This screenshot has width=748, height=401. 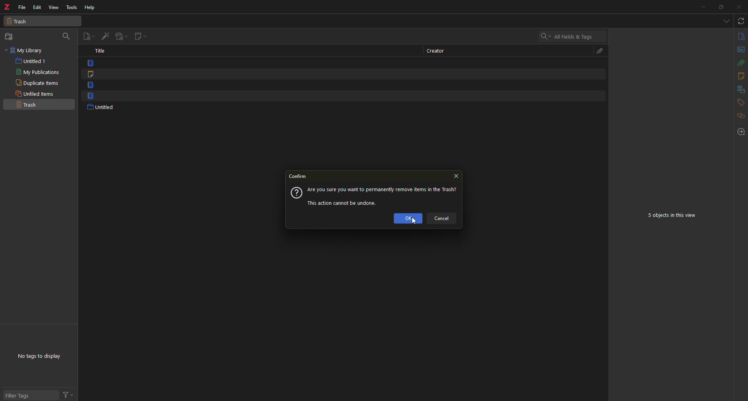 What do you see at coordinates (413, 221) in the screenshot?
I see `cursor` at bounding box center [413, 221].